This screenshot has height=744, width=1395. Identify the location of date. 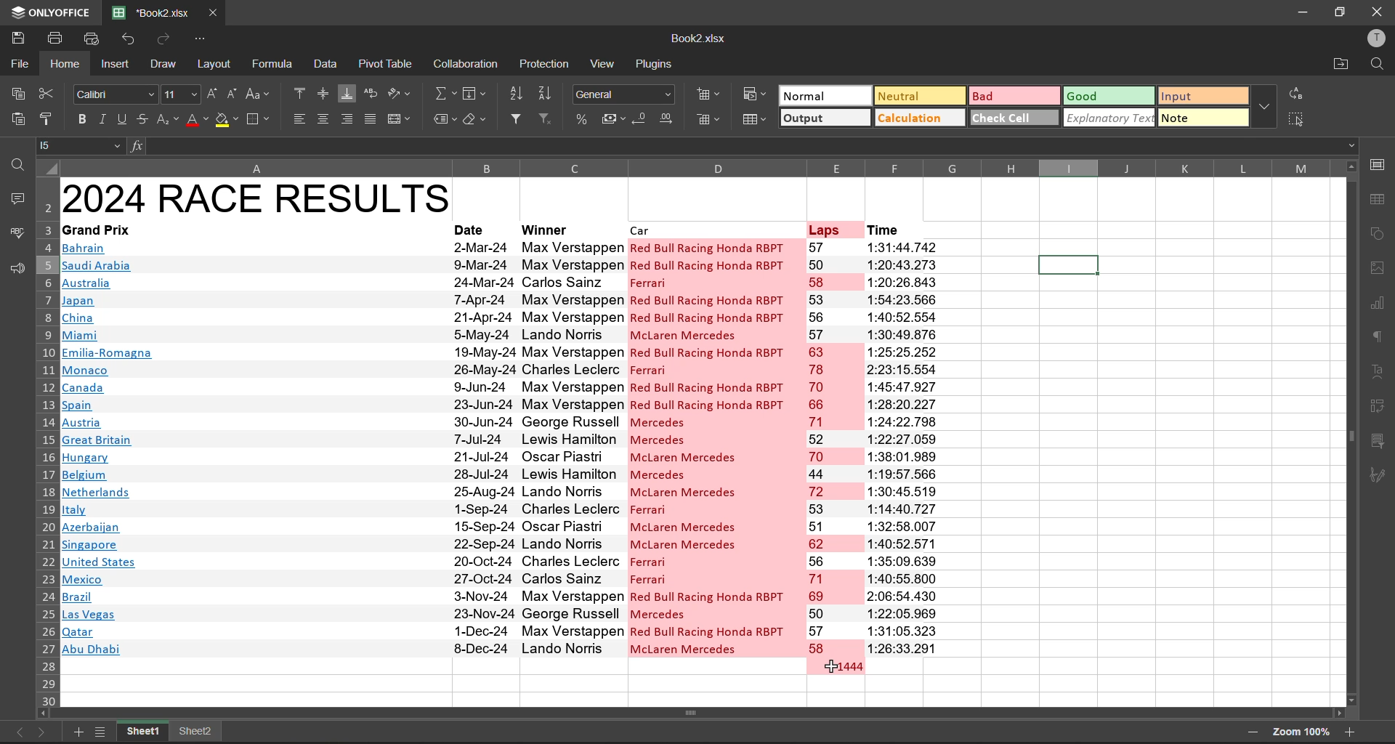
(470, 229).